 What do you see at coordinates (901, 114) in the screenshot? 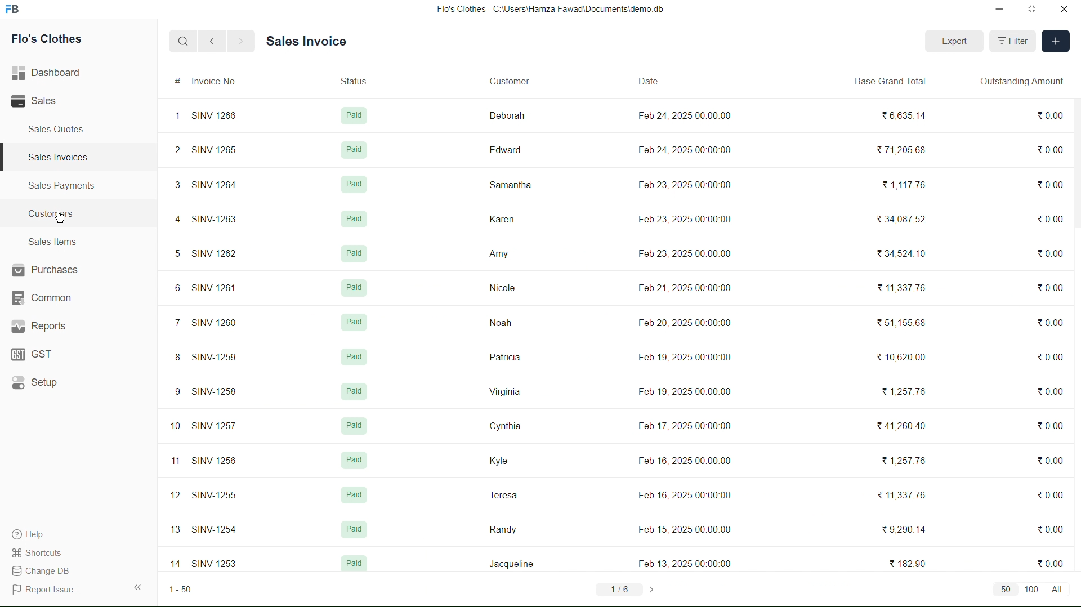
I see `16,635.14` at bounding box center [901, 114].